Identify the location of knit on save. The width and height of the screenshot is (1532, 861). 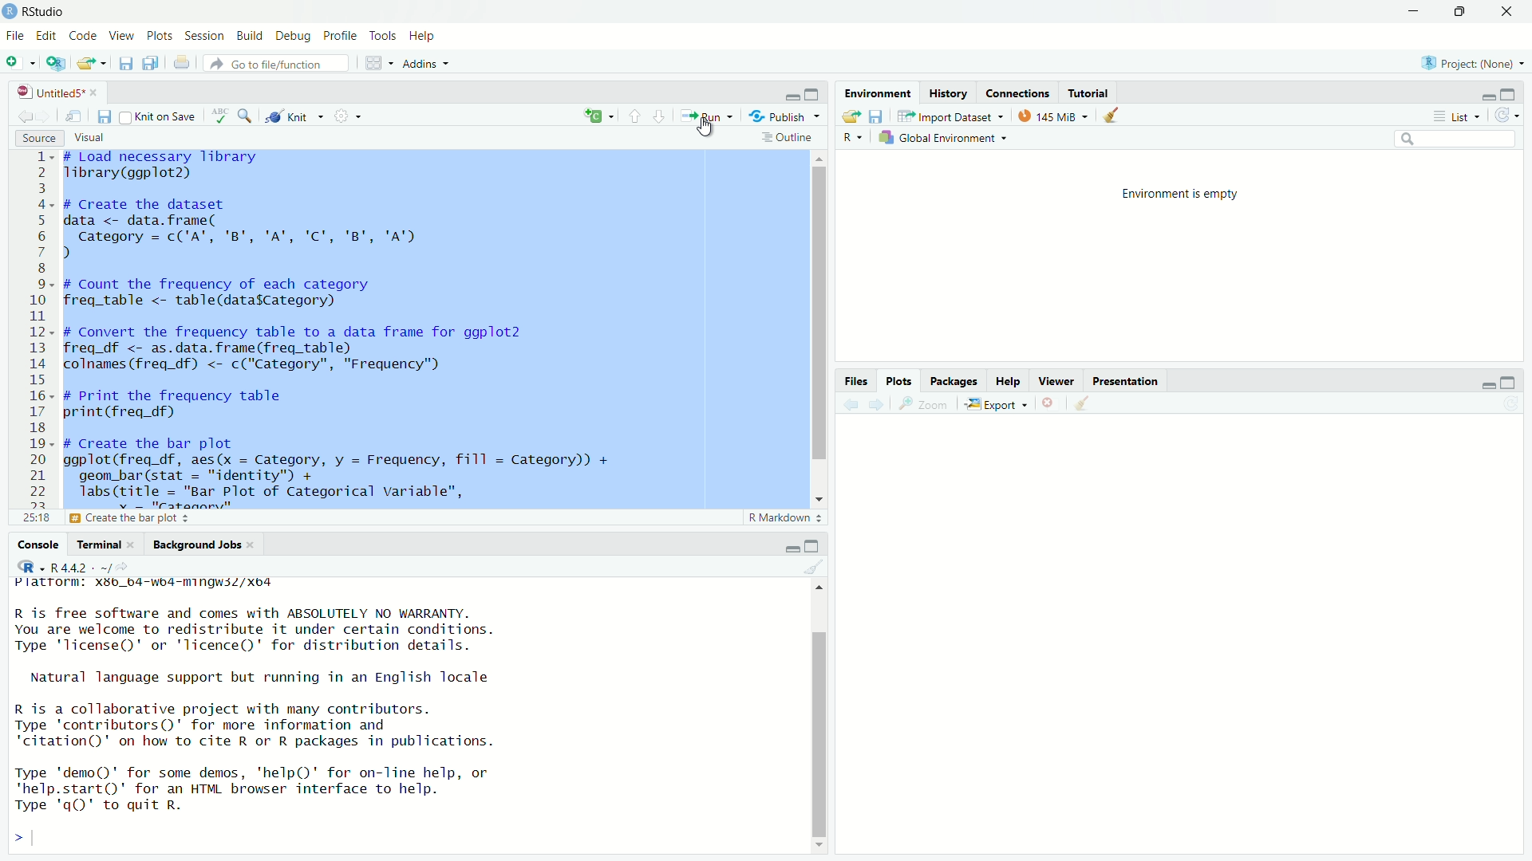
(160, 117).